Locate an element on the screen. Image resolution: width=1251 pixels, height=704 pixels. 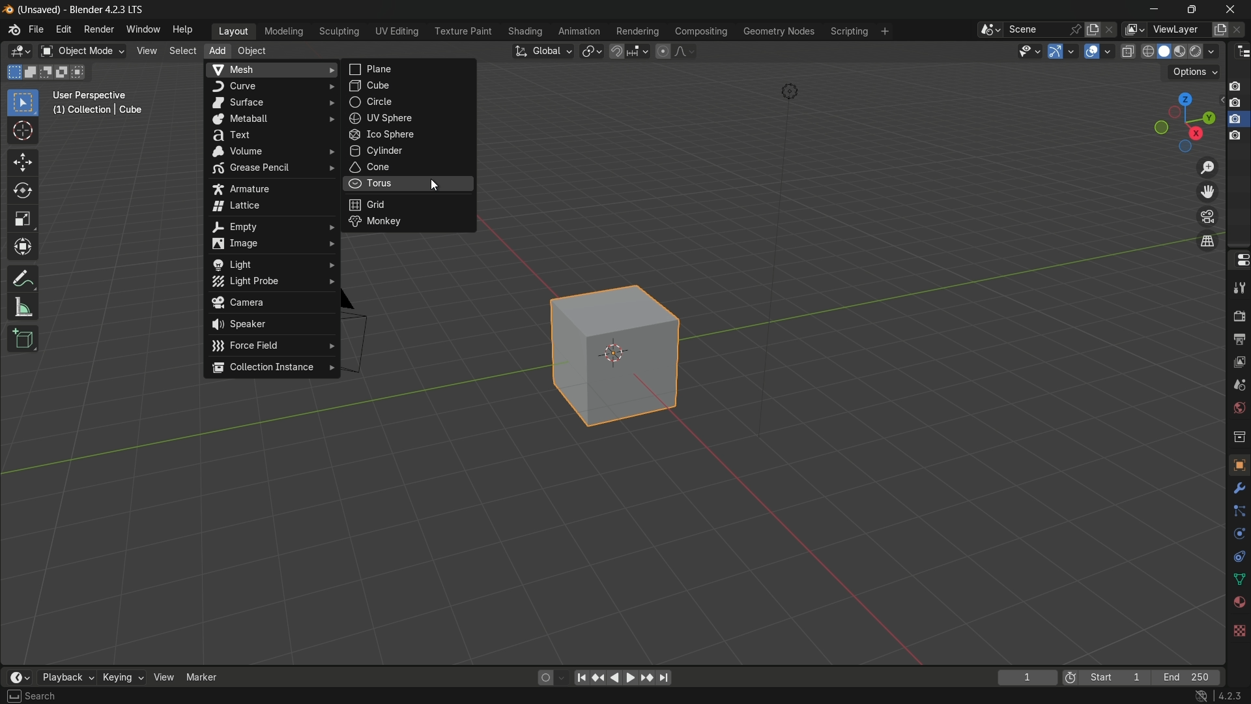
constraints is located at coordinates (1238, 557).